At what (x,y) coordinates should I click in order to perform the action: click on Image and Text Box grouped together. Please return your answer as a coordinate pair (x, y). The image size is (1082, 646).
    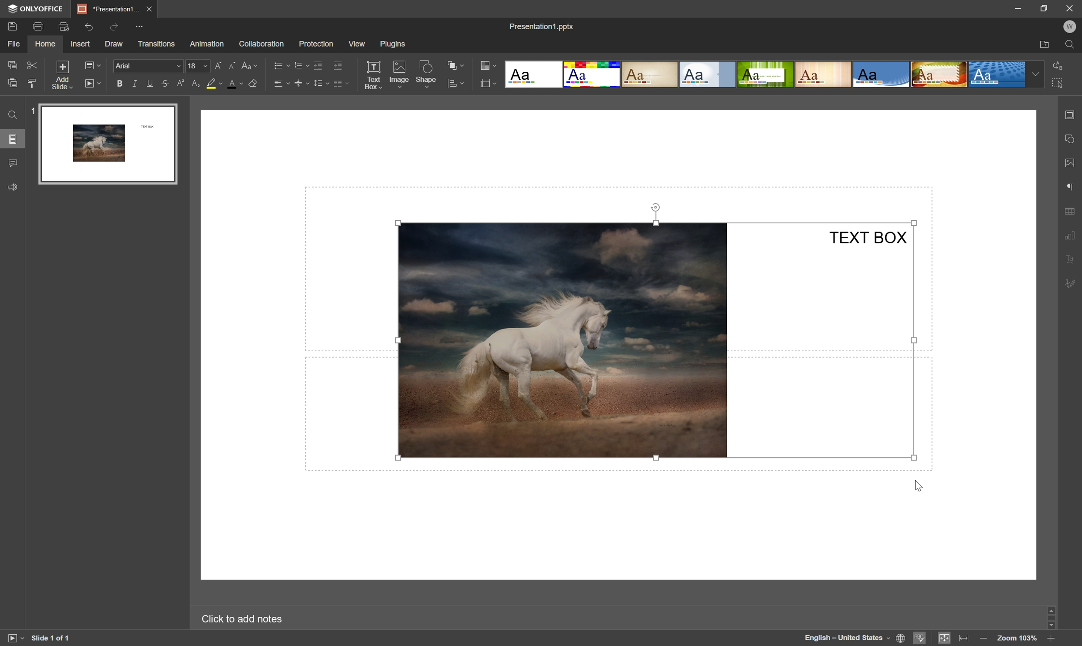
    Looking at the image, I should click on (623, 339).